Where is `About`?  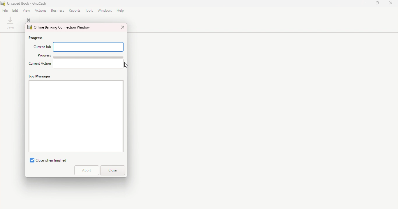
About is located at coordinates (86, 171).